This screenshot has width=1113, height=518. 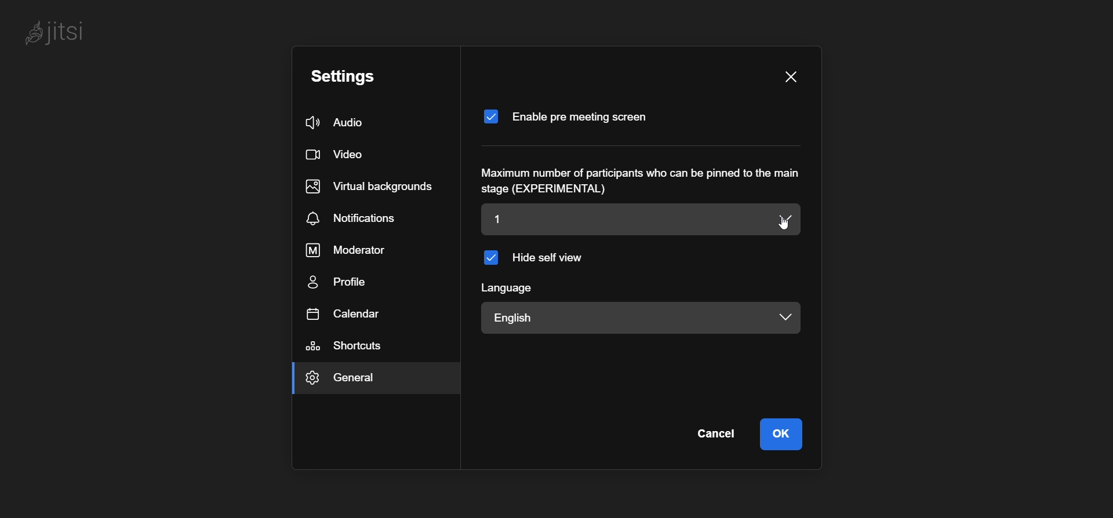 What do you see at coordinates (780, 316) in the screenshot?
I see `language dropdown` at bounding box center [780, 316].